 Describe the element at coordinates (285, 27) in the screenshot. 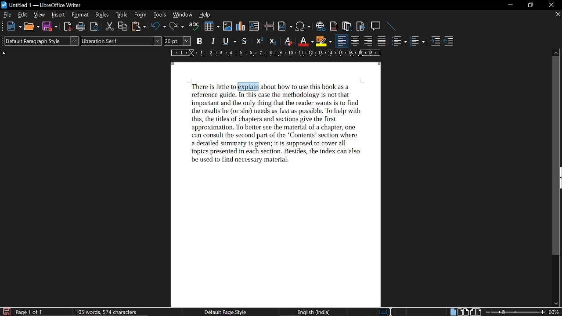

I see `insert field` at that location.